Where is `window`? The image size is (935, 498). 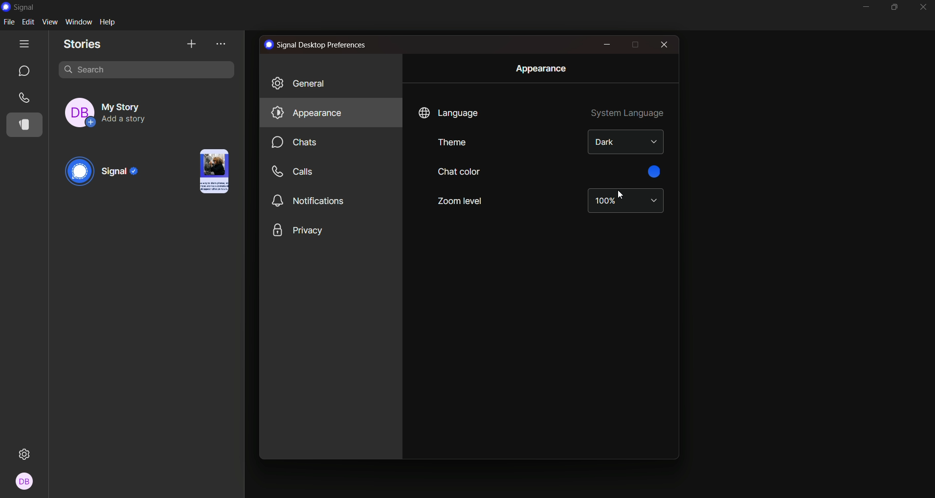
window is located at coordinates (79, 21).